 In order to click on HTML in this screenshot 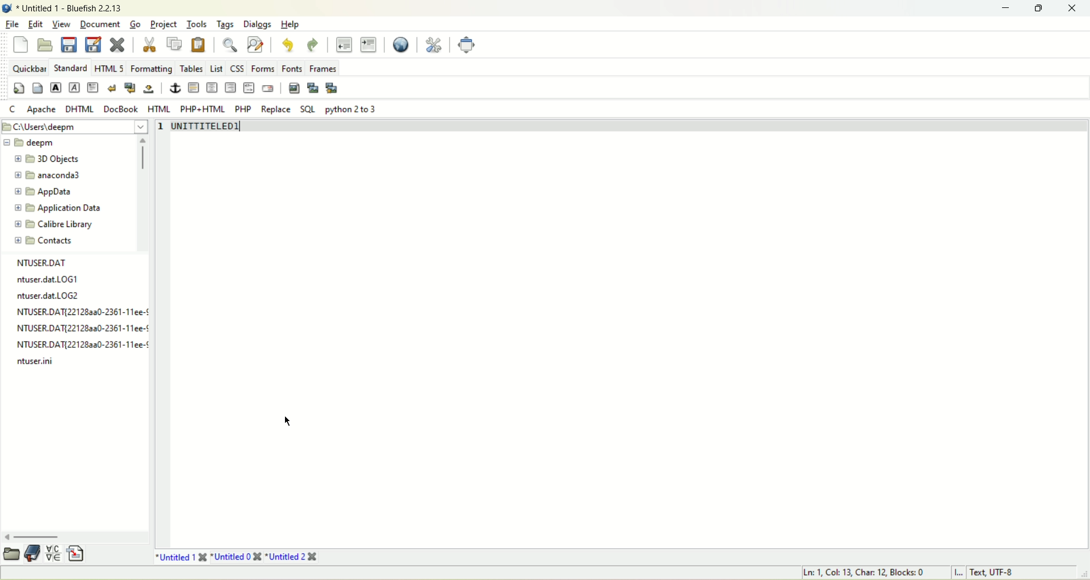, I will do `click(158, 108)`.